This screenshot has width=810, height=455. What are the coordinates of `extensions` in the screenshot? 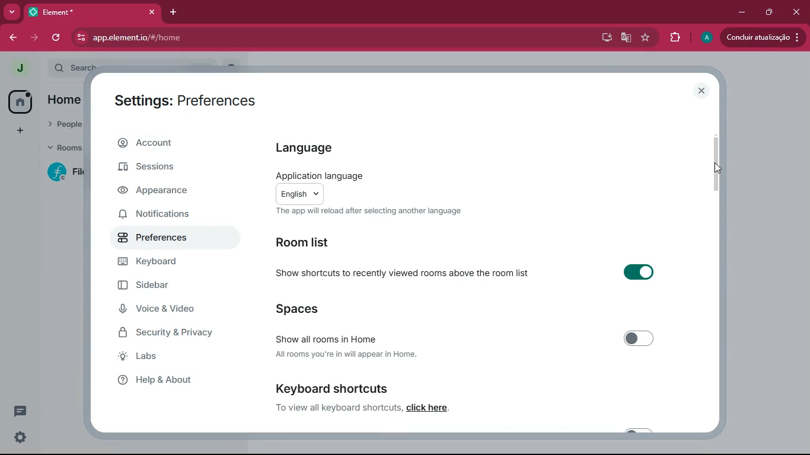 It's located at (673, 38).